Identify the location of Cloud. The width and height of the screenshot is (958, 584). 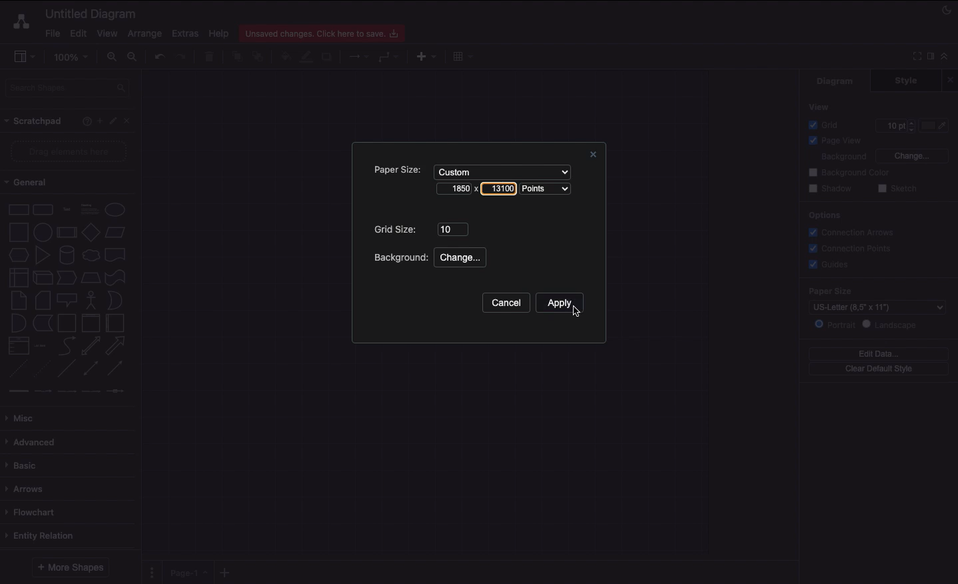
(90, 255).